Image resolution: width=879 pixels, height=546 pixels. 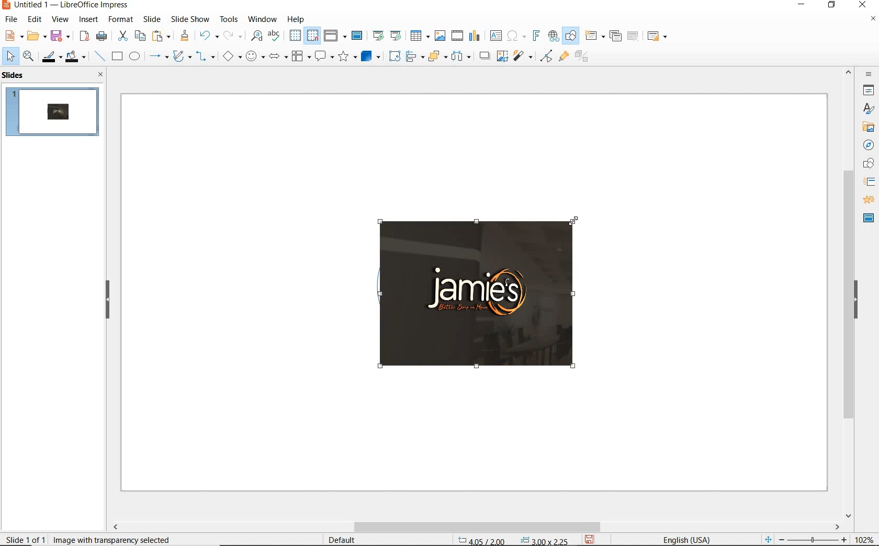 I want to click on show gluepoint functions, so click(x=561, y=57).